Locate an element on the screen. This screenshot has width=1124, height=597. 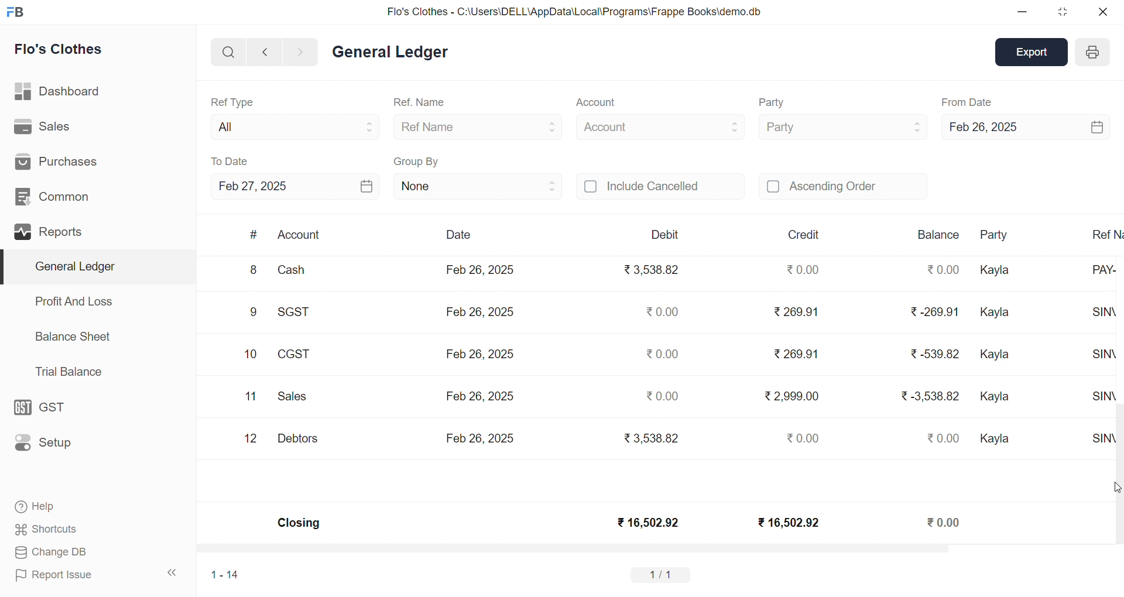
₹ -261.91 is located at coordinates (933, 314).